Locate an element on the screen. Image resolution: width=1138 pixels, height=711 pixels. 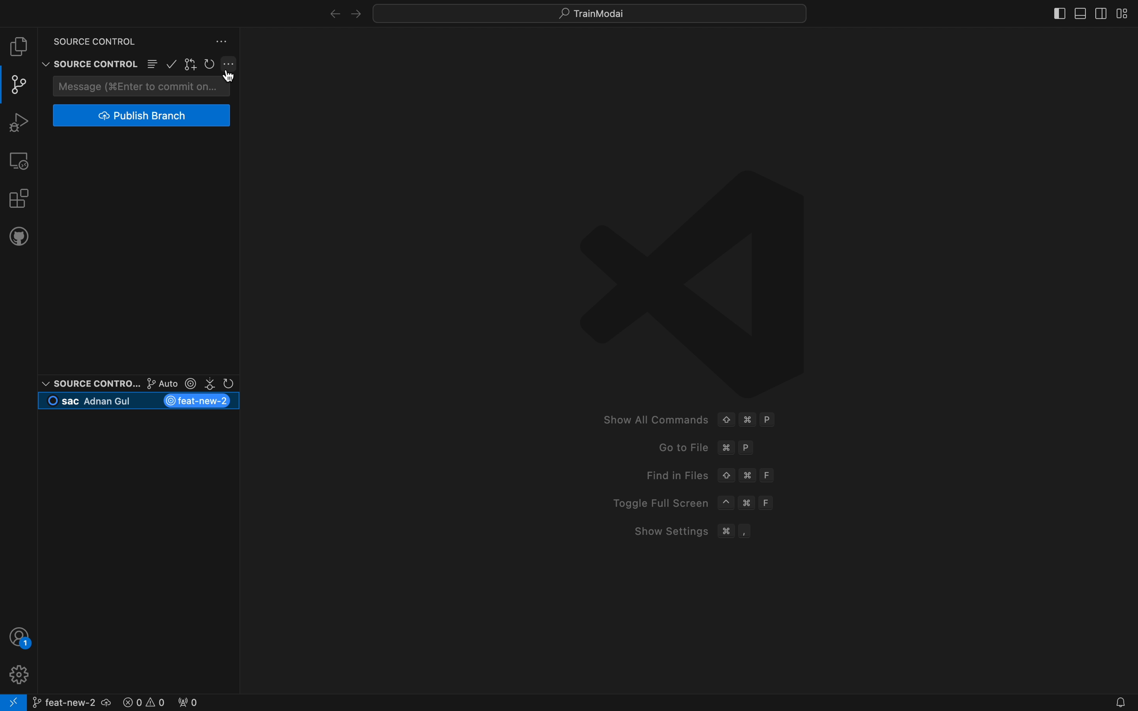
Up is located at coordinates (726, 419).